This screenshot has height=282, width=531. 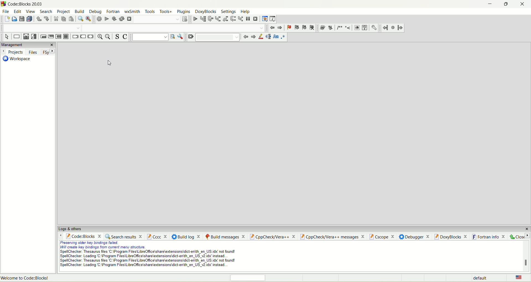 I want to click on zoom in, so click(x=99, y=37).